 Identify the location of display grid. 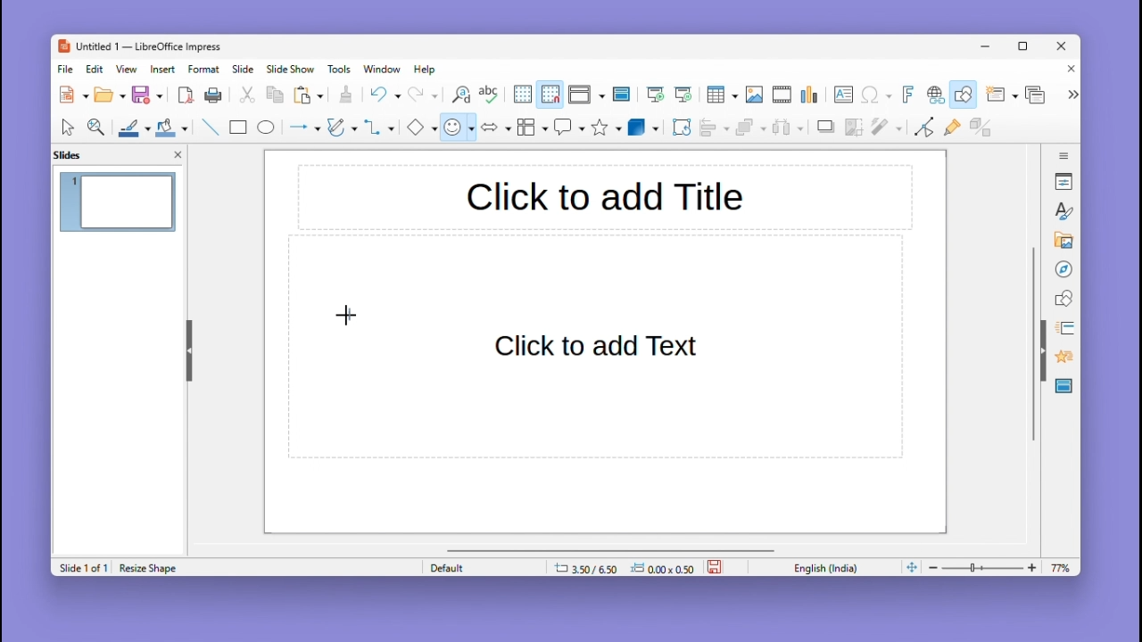
(521, 95).